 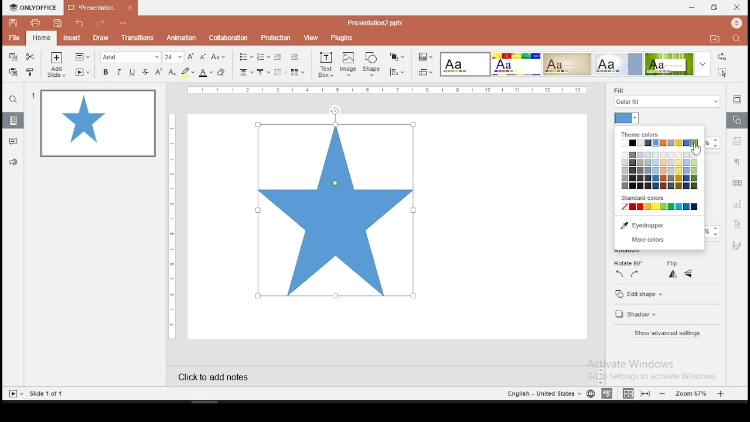 I want to click on paragraph settings, so click(x=737, y=161).